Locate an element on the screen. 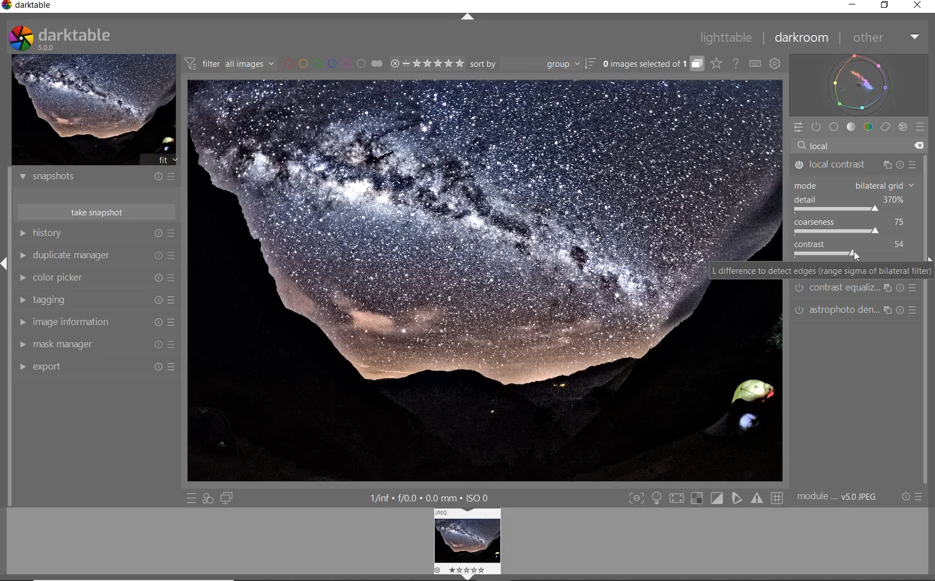 This screenshot has height=581, width=935. multiple instance actions is located at coordinates (888, 312).